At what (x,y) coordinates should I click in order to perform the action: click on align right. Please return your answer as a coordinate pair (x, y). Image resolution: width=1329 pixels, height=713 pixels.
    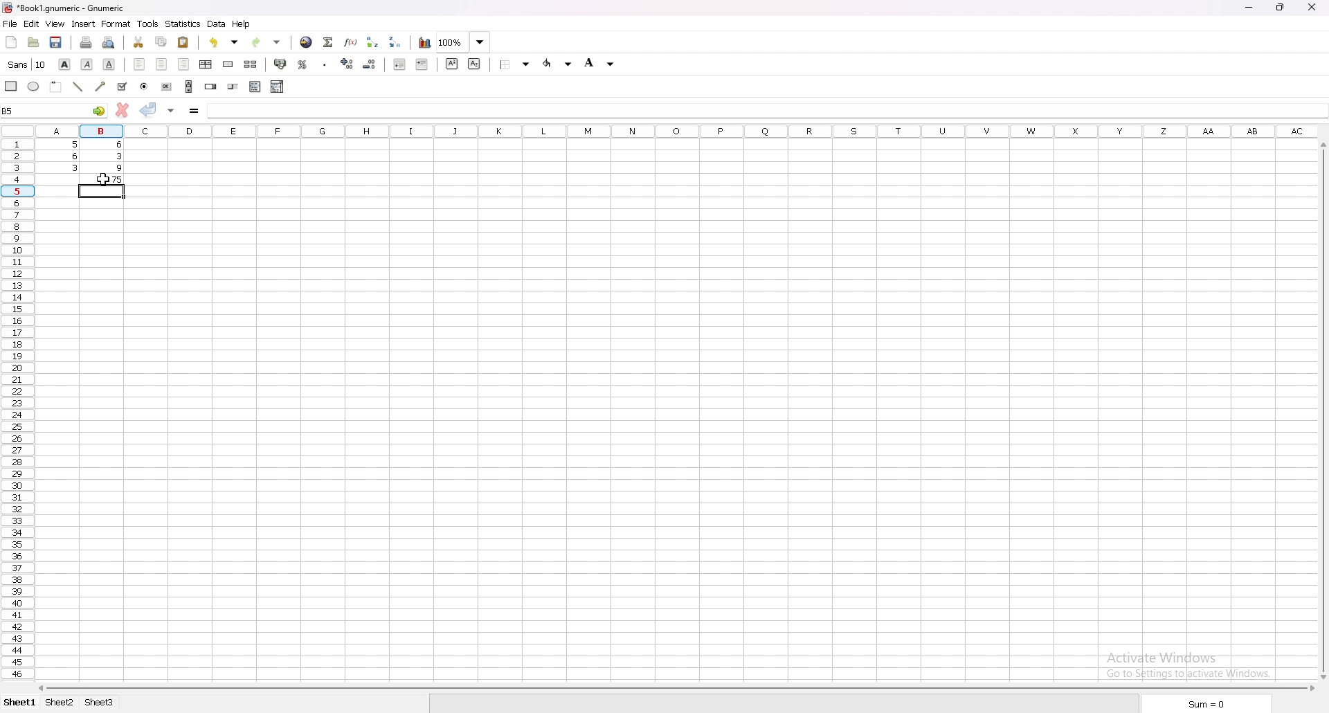
    Looking at the image, I should click on (186, 65).